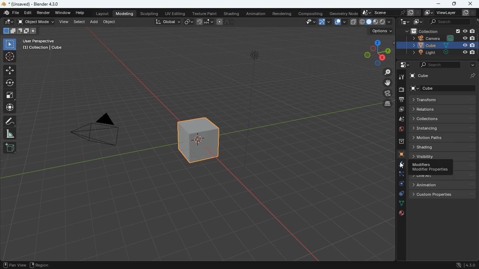 This screenshot has width=479, height=269. What do you see at coordinates (443, 194) in the screenshot?
I see `custom properties` at bounding box center [443, 194].